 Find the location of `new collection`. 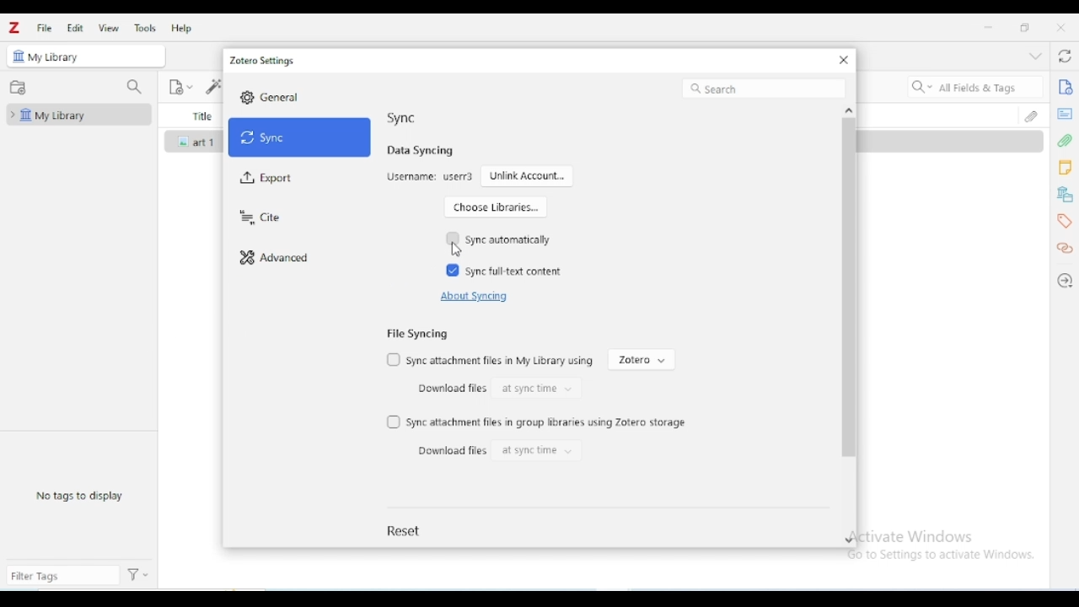

new collection is located at coordinates (18, 88).